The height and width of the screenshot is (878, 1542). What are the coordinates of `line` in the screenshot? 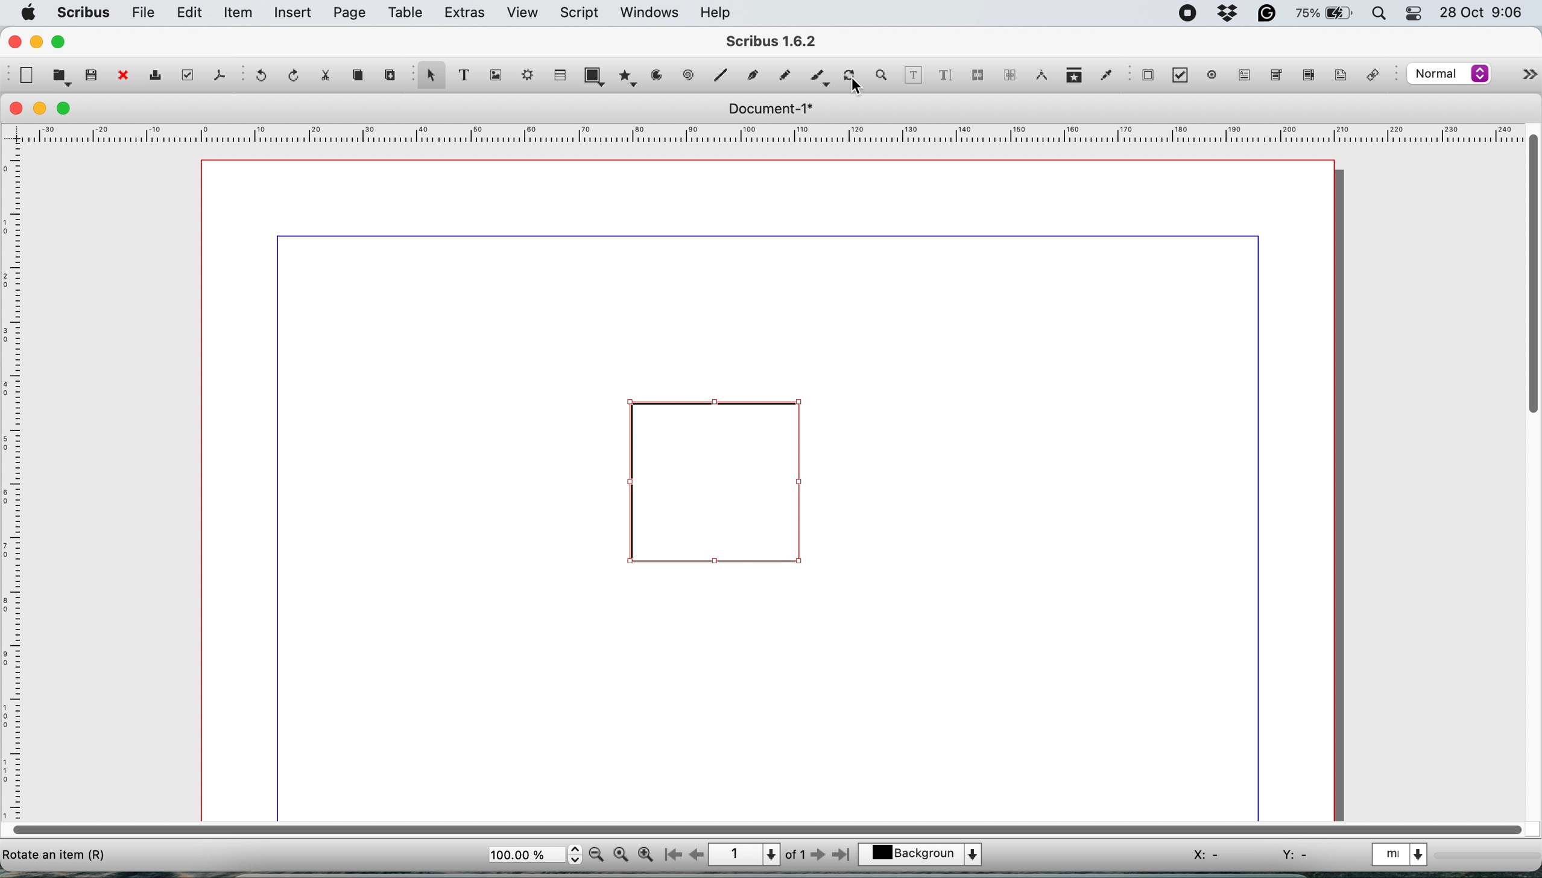 It's located at (688, 76).